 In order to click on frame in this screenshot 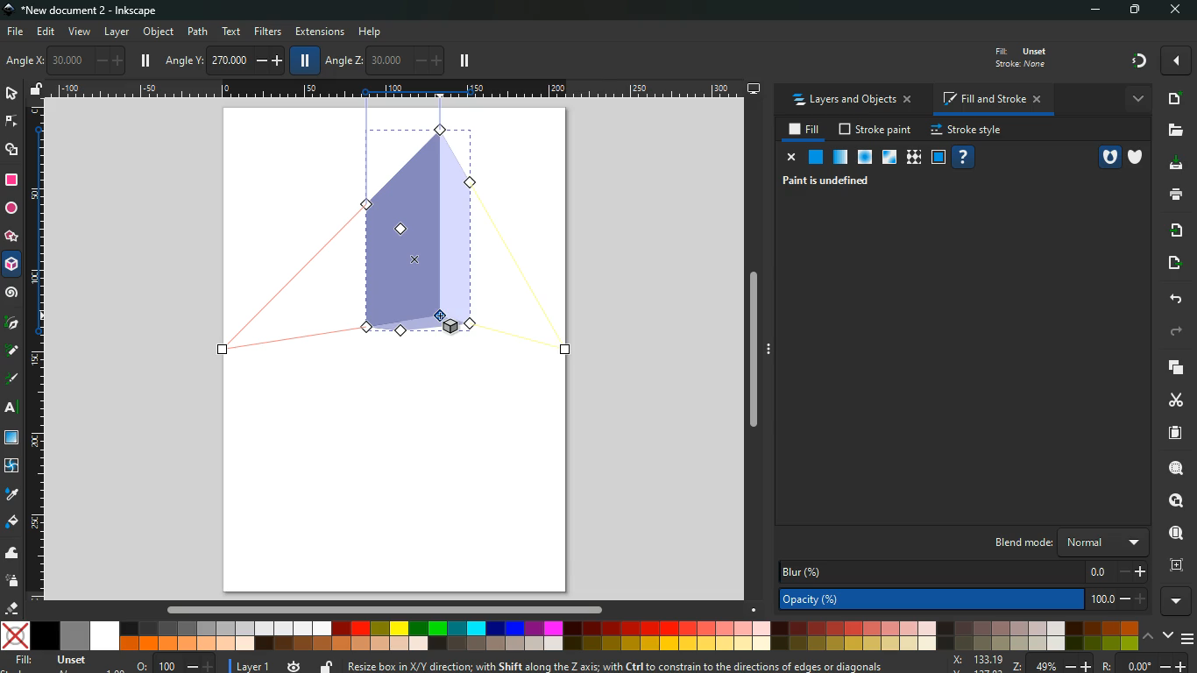, I will do `click(1174, 565)`.